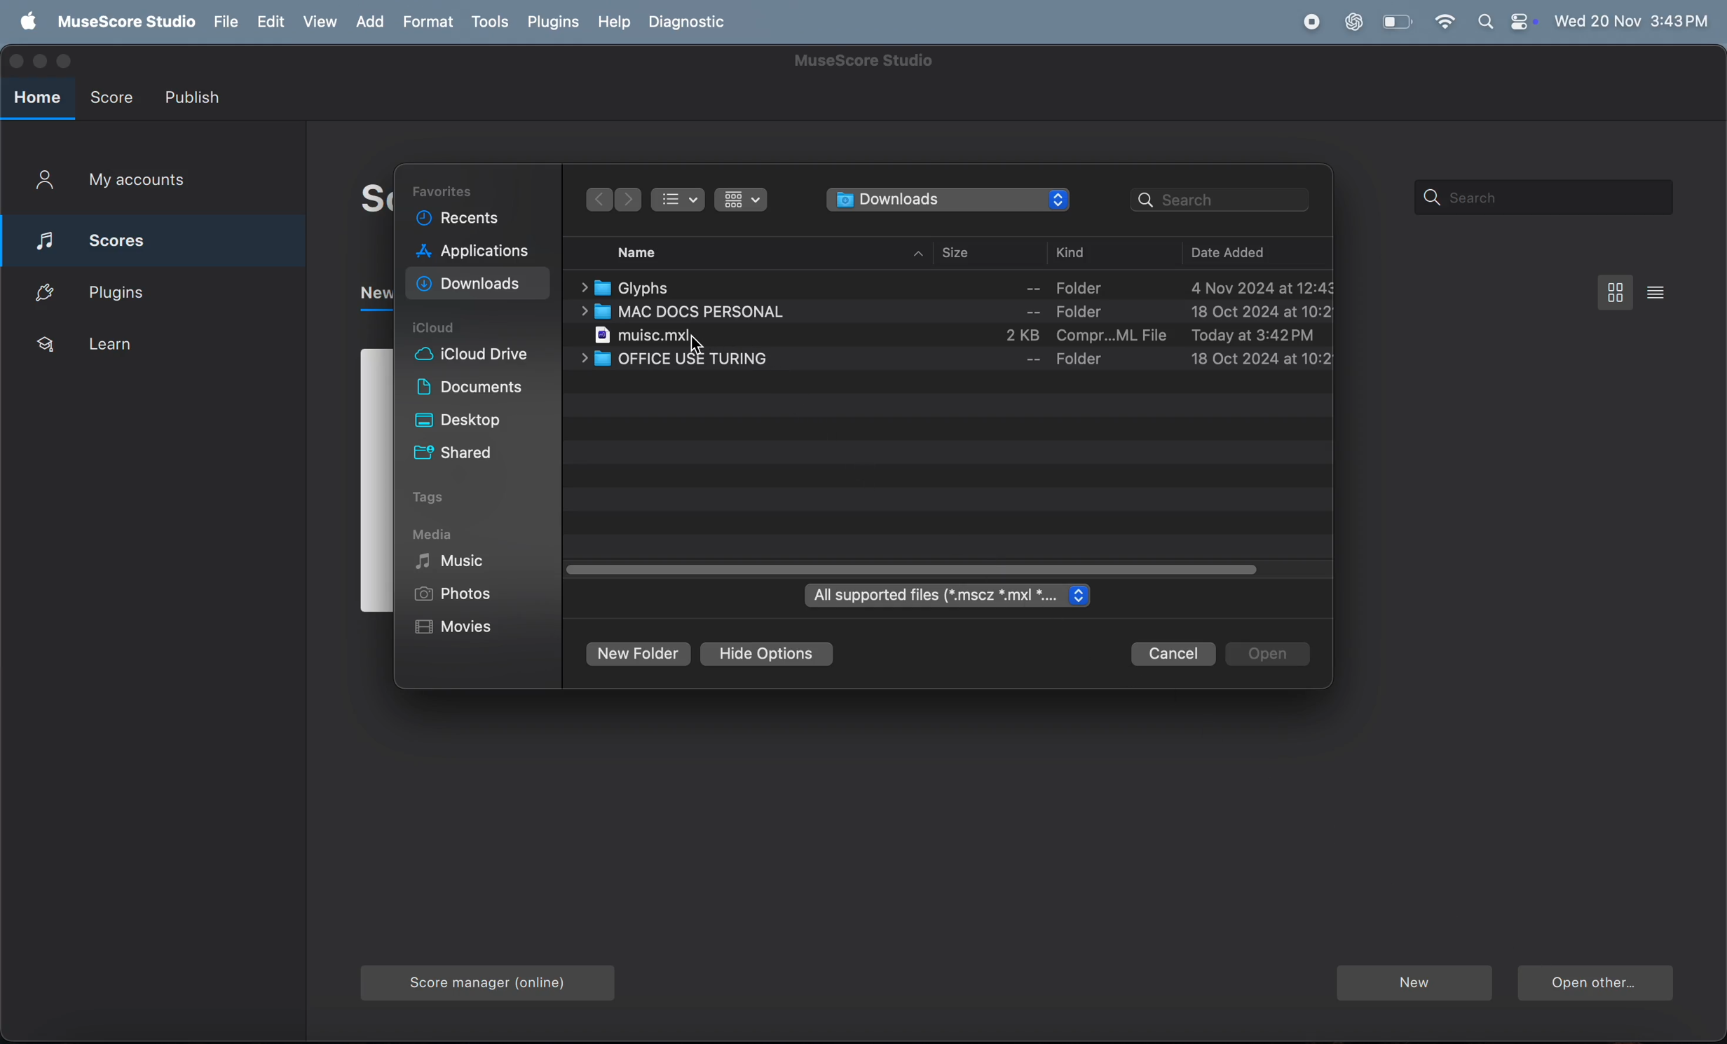 This screenshot has width=1727, height=1044. What do you see at coordinates (459, 219) in the screenshot?
I see `recent` at bounding box center [459, 219].